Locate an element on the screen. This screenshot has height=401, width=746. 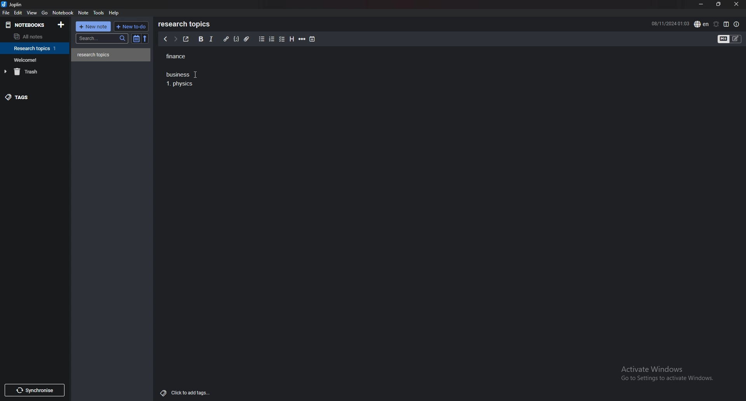
new note is located at coordinates (94, 26).